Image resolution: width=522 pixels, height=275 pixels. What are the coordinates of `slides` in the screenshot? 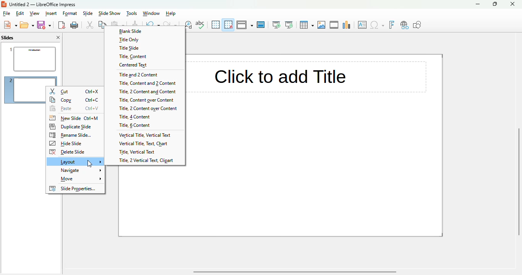 It's located at (8, 37).